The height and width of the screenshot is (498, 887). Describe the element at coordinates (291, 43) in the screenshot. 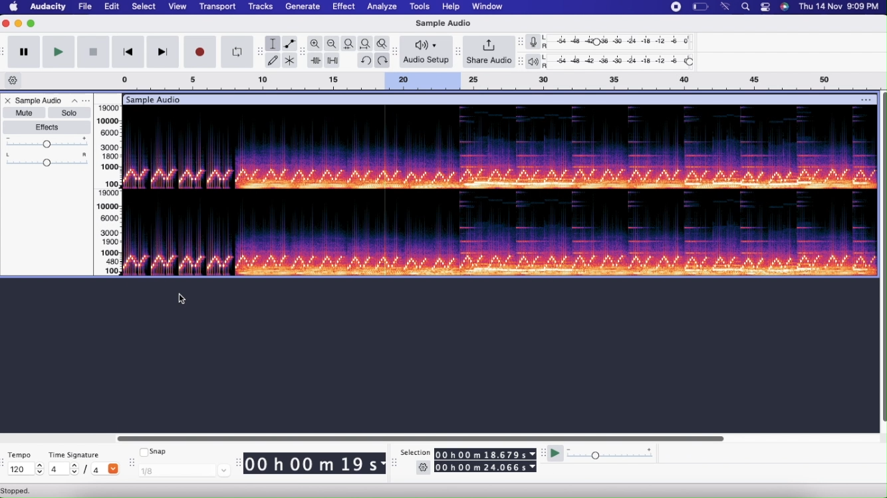

I see `Envelope tool` at that location.